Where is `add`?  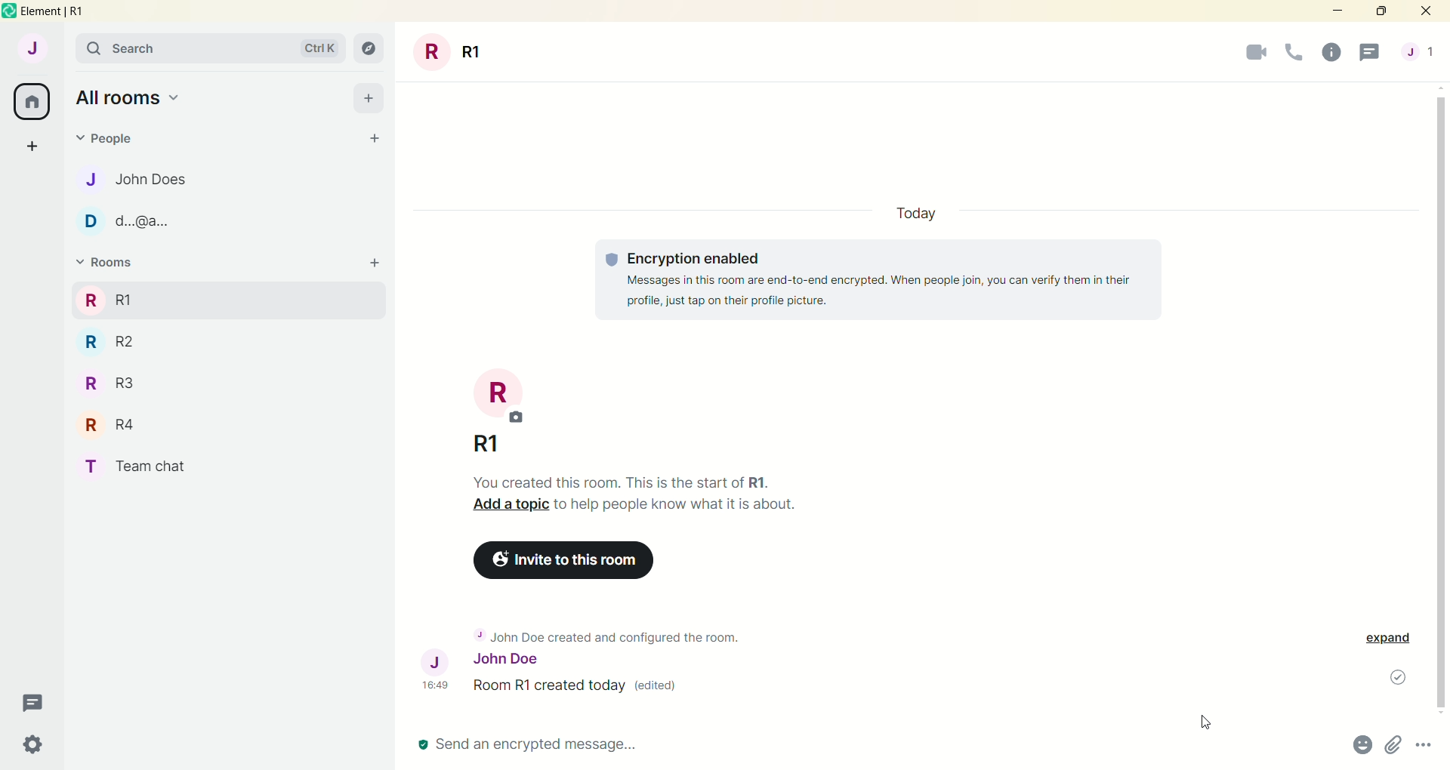
add is located at coordinates (370, 98).